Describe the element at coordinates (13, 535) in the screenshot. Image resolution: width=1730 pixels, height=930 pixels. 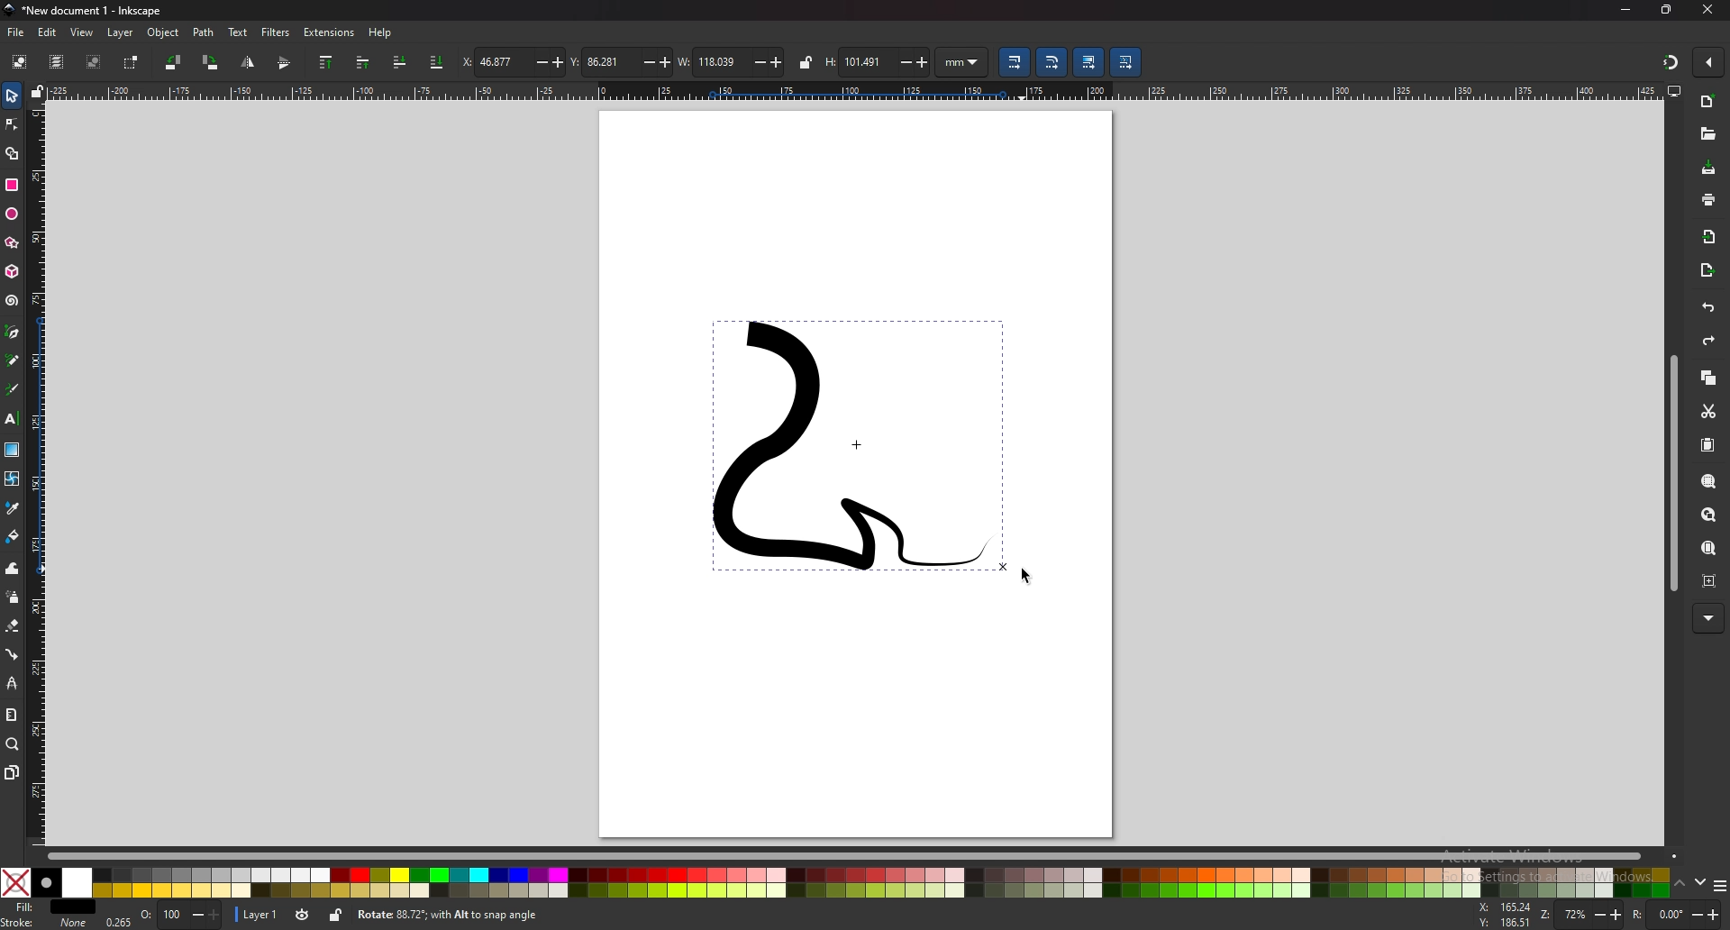
I see `paint bucket` at that location.